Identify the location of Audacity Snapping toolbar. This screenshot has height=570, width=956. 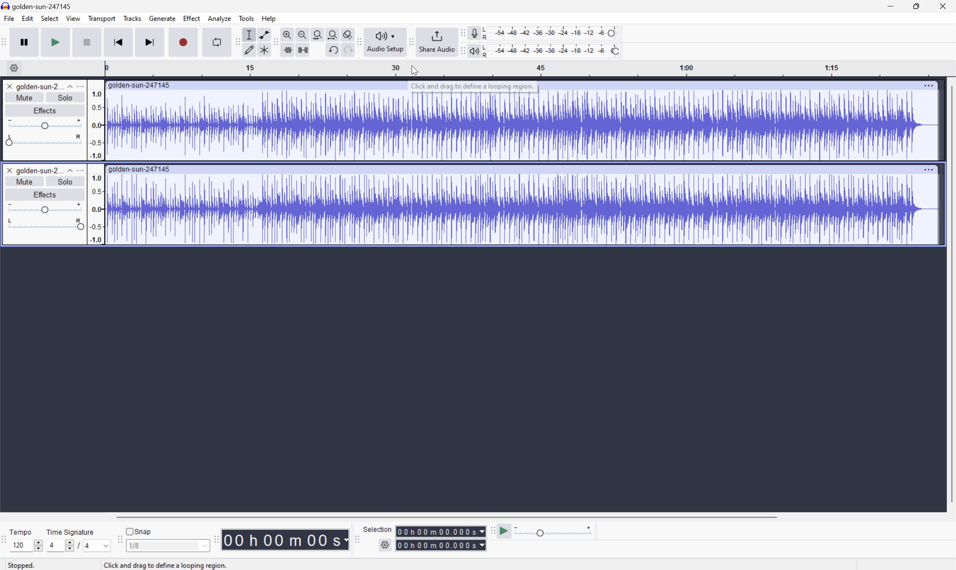
(121, 538).